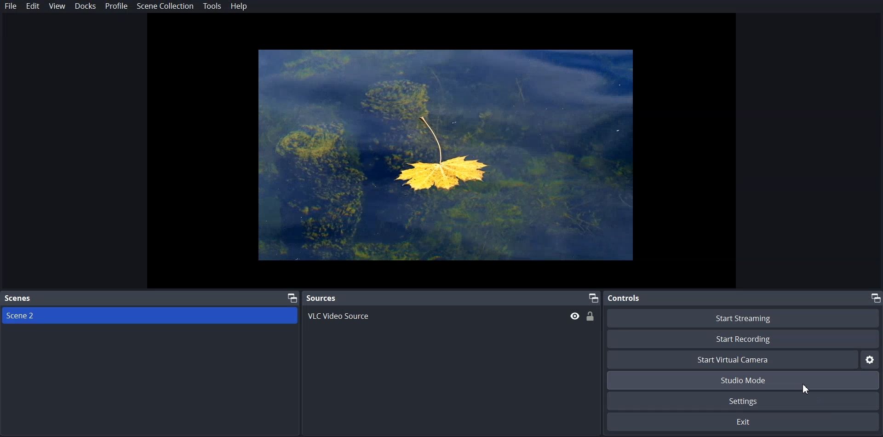 Image resolution: width=883 pixels, height=437 pixels. Describe the element at coordinates (575, 315) in the screenshot. I see `Hide` at that location.